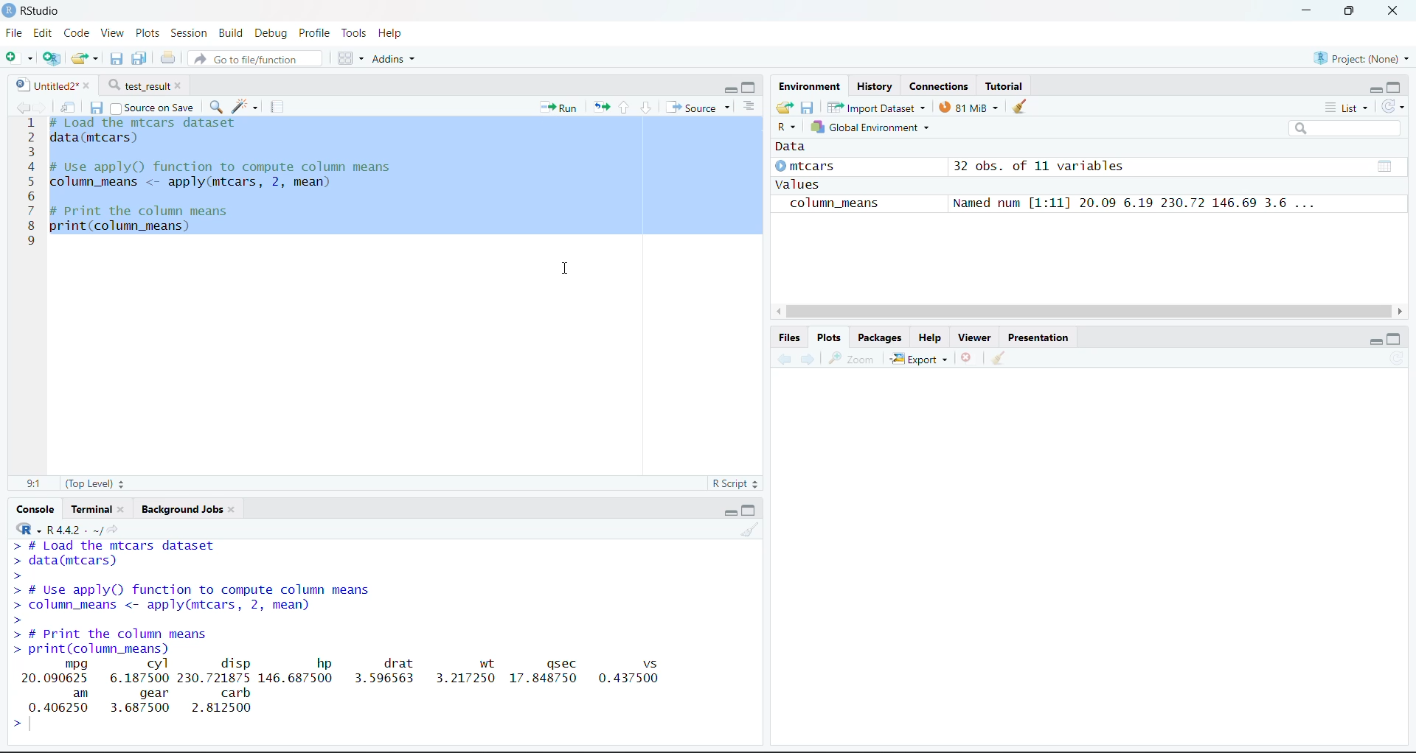 The width and height of the screenshot is (1416, 753). Describe the element at coordinates (876, 107) in the screenshot. I see `Import Dataset` at that location.